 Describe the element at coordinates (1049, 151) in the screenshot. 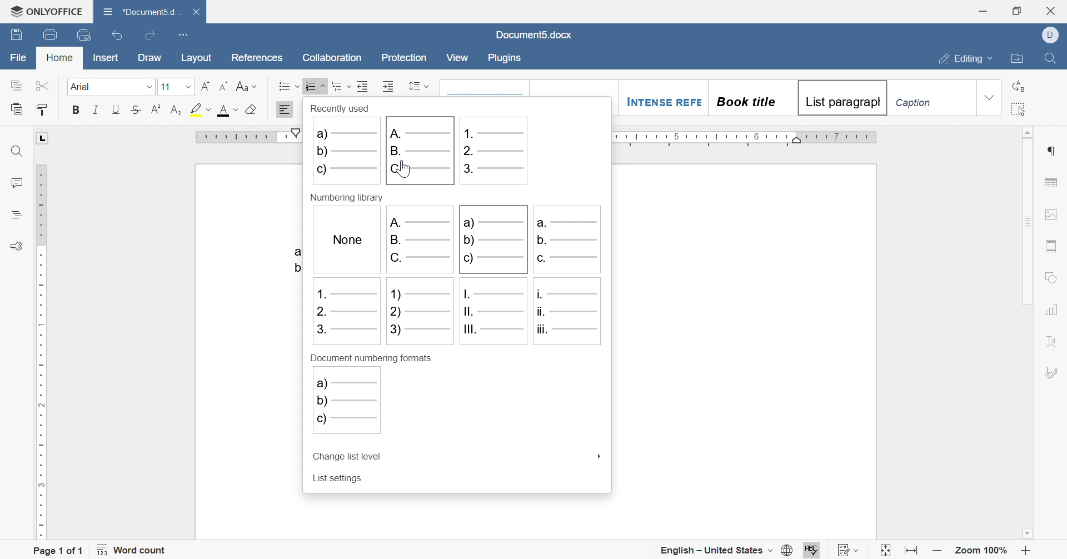

I see `paragraph` at that location.